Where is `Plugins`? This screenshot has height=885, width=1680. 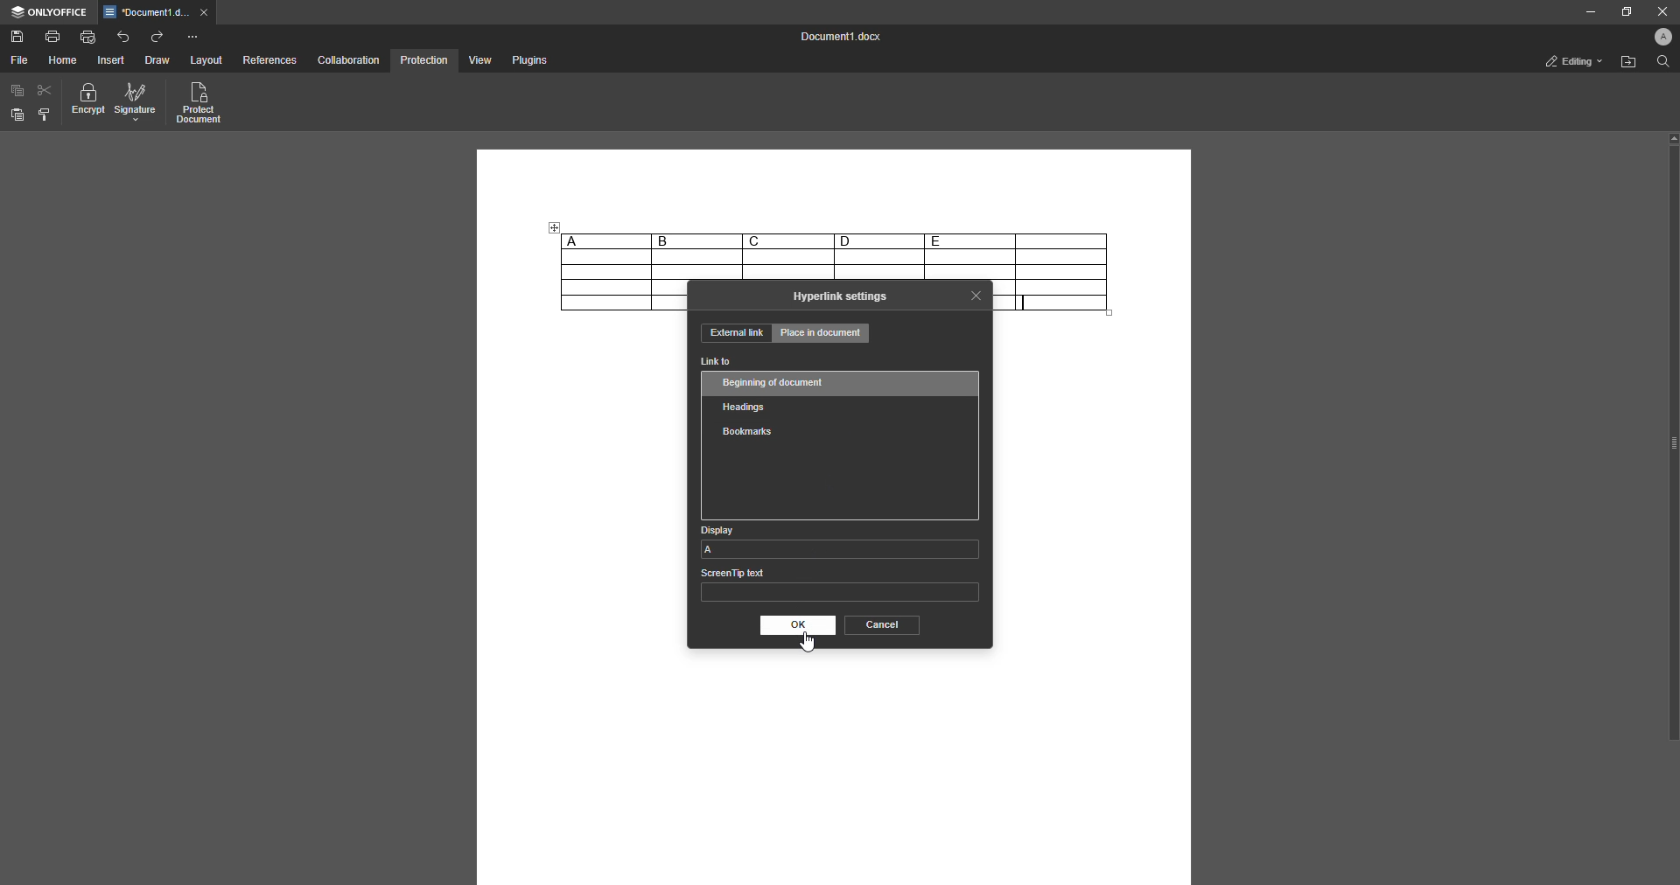
Plugins is located at coordinates (528, 61).